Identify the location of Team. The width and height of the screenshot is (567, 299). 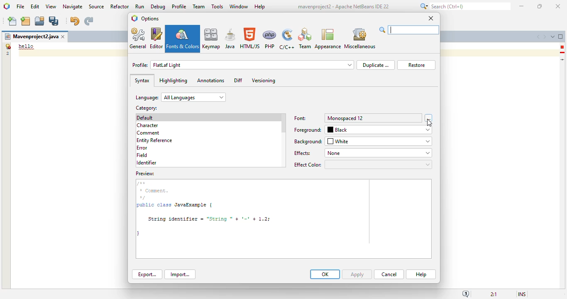
(305, 39).